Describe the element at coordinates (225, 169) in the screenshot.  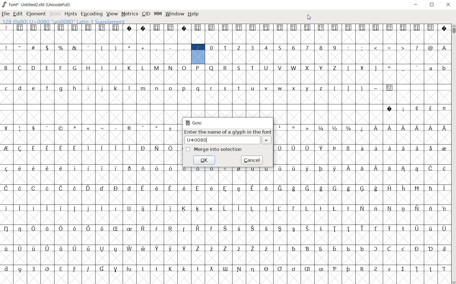
I see `glyph` at that location.